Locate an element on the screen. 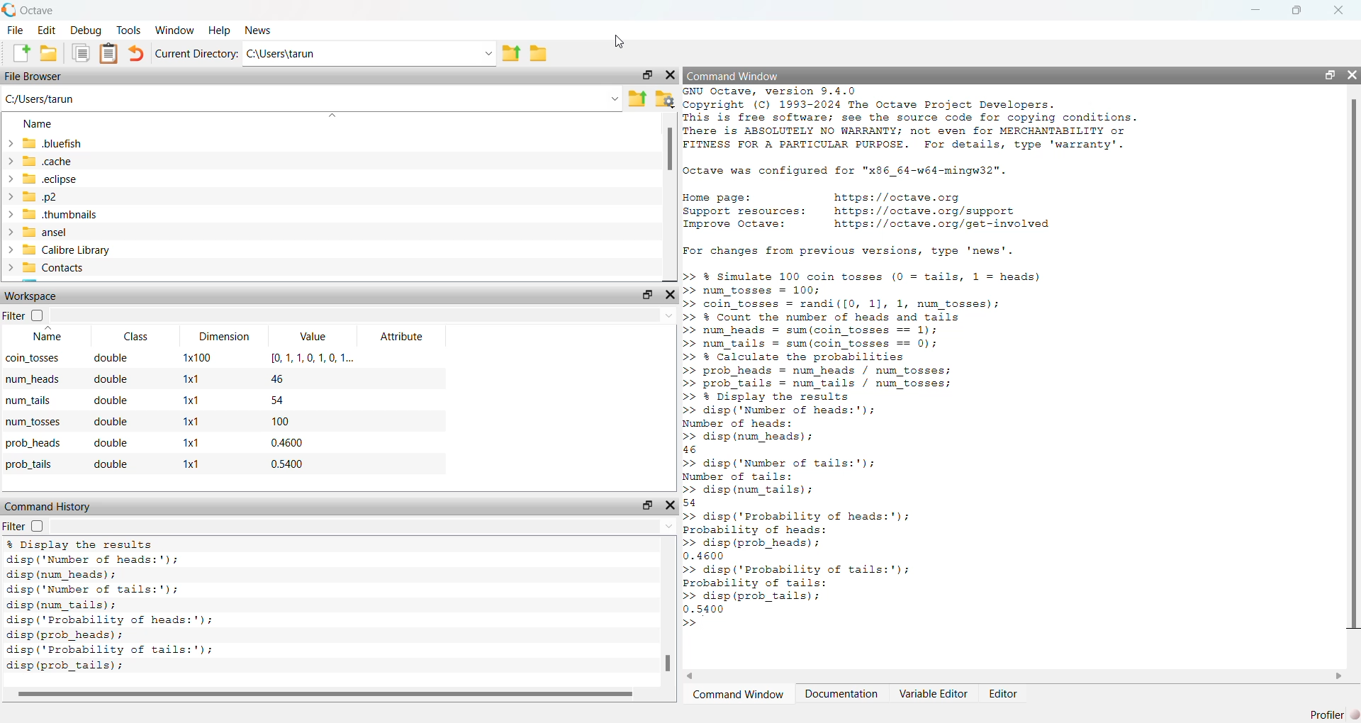 Image resolution: width=1361 pixels, height=723 pixels. Help is located at coordinates (221, 30).